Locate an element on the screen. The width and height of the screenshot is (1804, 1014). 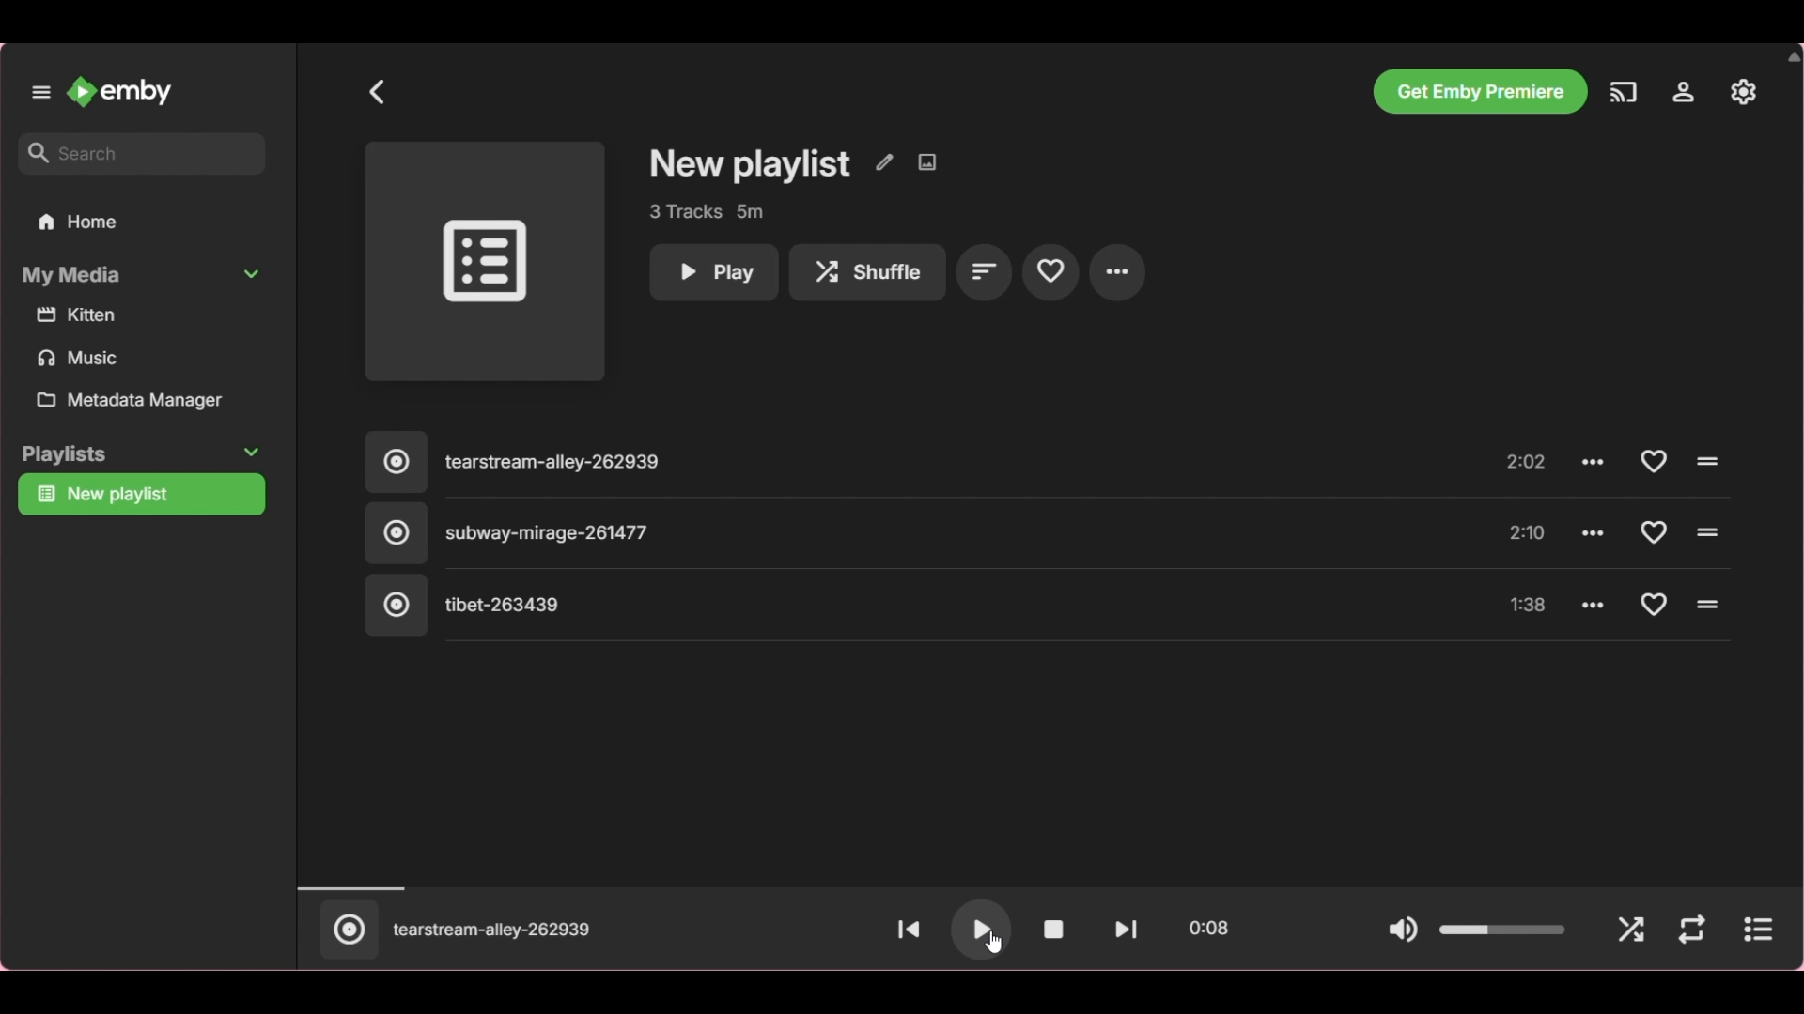
Edit images is located at coordinates (926, 162).